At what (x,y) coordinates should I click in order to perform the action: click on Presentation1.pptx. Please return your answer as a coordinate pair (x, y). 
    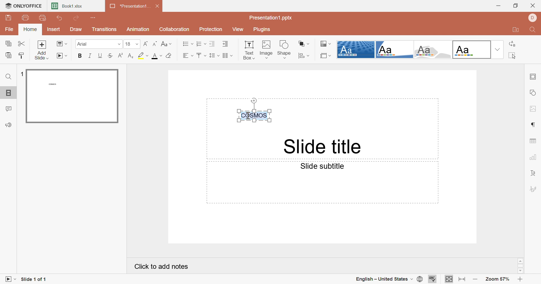
    Looking at the image, I should click on (270, 17).